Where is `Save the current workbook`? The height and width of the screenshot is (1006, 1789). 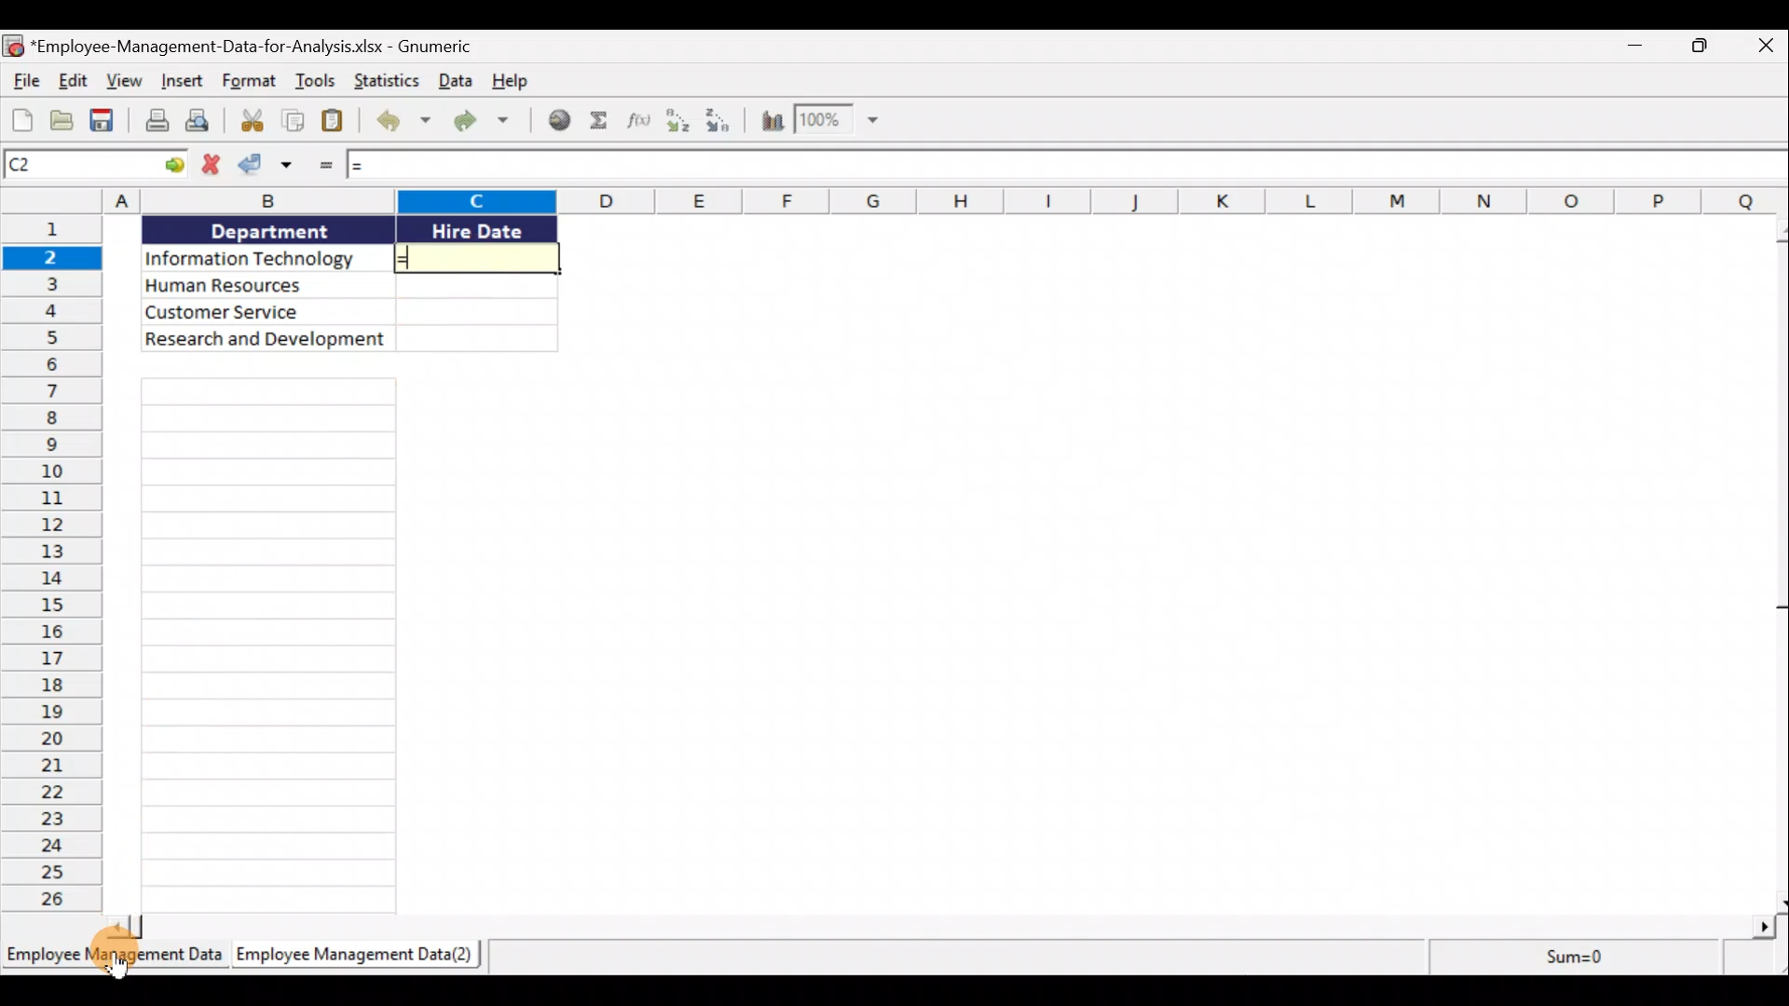 Save the current workbook is located at coordinates (105, 120).